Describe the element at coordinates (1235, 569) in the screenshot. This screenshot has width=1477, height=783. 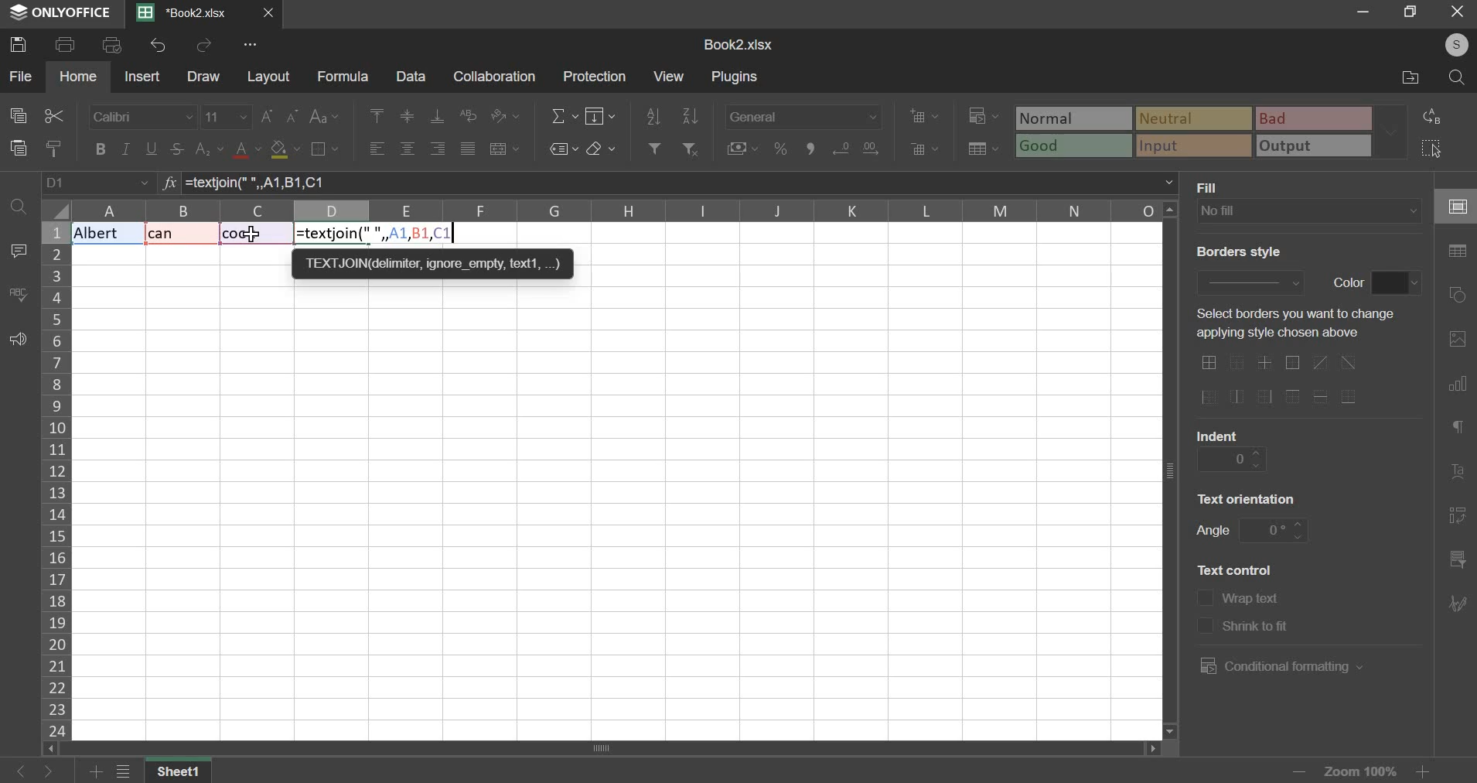
I see `text` at that location.